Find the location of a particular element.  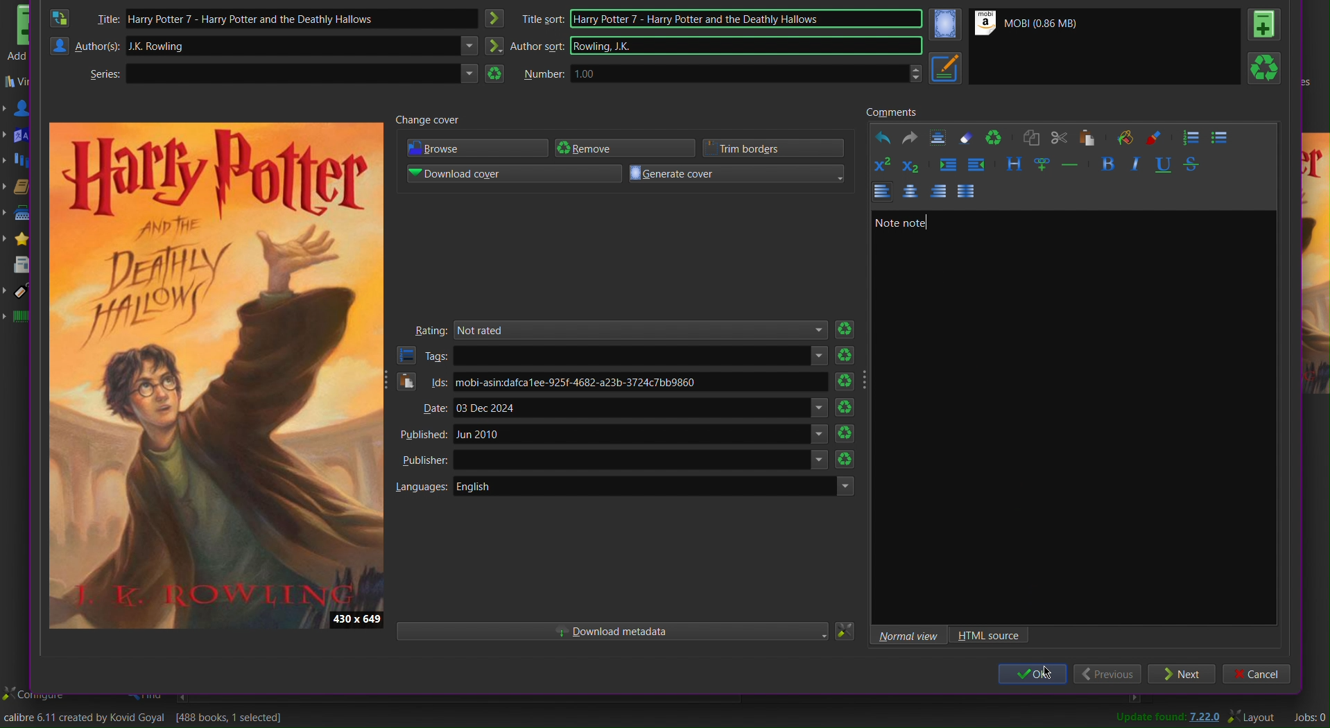

Add books is located at coordinates (18, 34).